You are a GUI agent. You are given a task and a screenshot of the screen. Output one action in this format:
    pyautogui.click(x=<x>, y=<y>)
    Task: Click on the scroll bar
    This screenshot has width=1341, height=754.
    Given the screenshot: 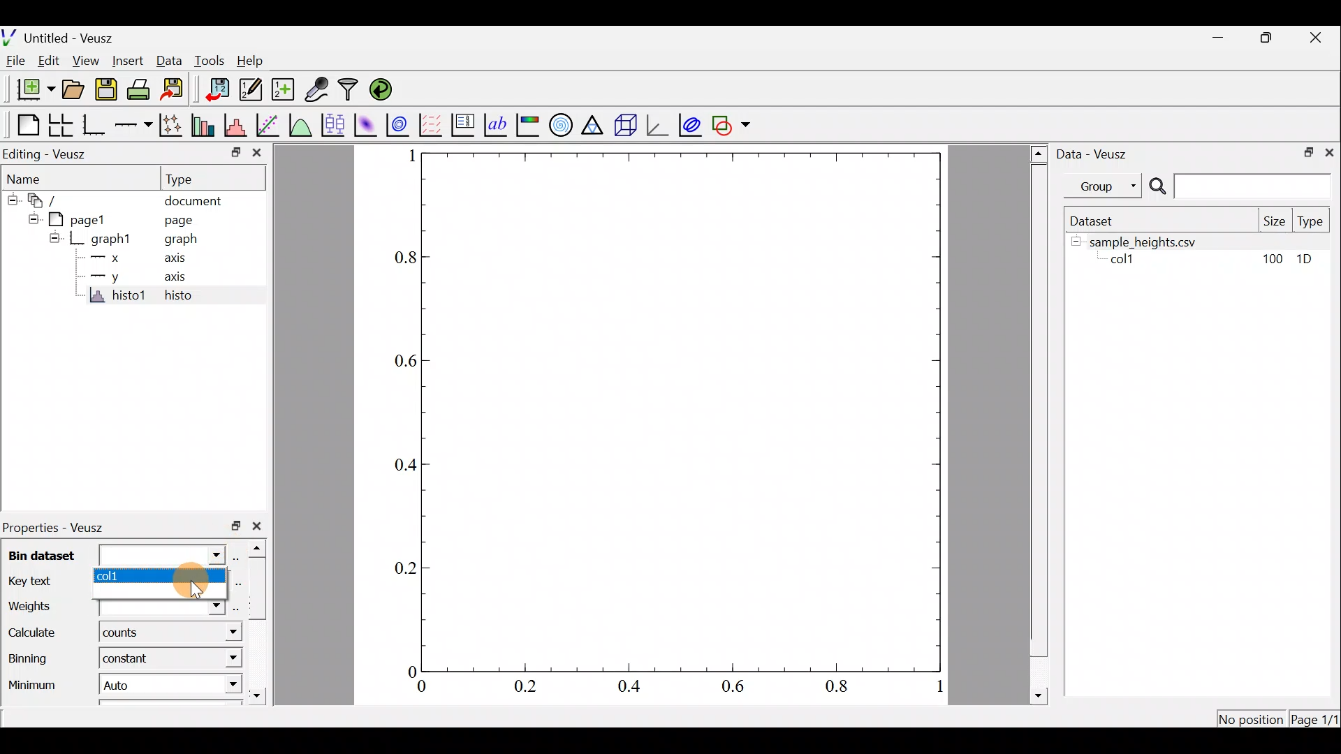 What is the action you would take?
    pyautogui.click(x=259, y=623)
    